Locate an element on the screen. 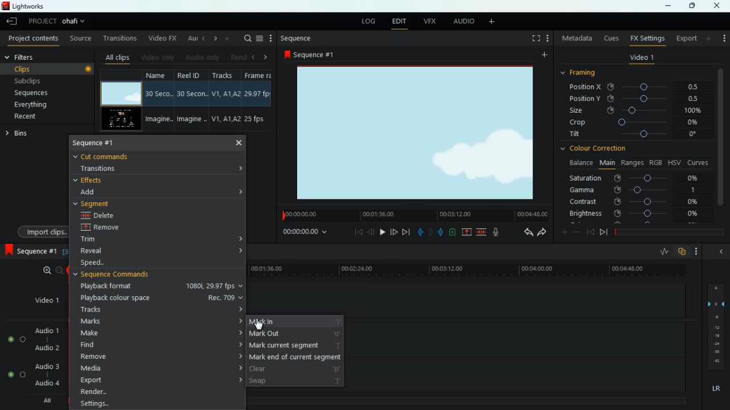  sequence #1 is located at coordinates (310, 55).